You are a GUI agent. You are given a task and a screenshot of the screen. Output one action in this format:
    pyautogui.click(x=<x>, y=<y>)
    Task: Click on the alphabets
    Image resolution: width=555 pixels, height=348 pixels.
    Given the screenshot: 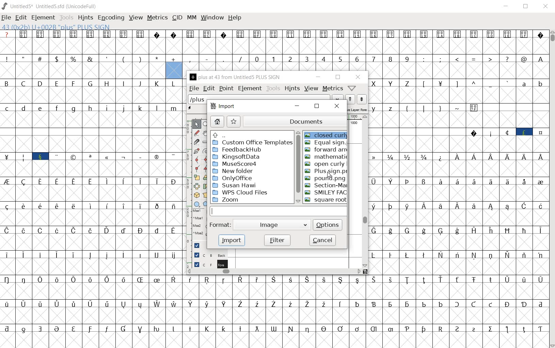 What is the action you would take?
    pyautogui.click(x=91, y=116)
    